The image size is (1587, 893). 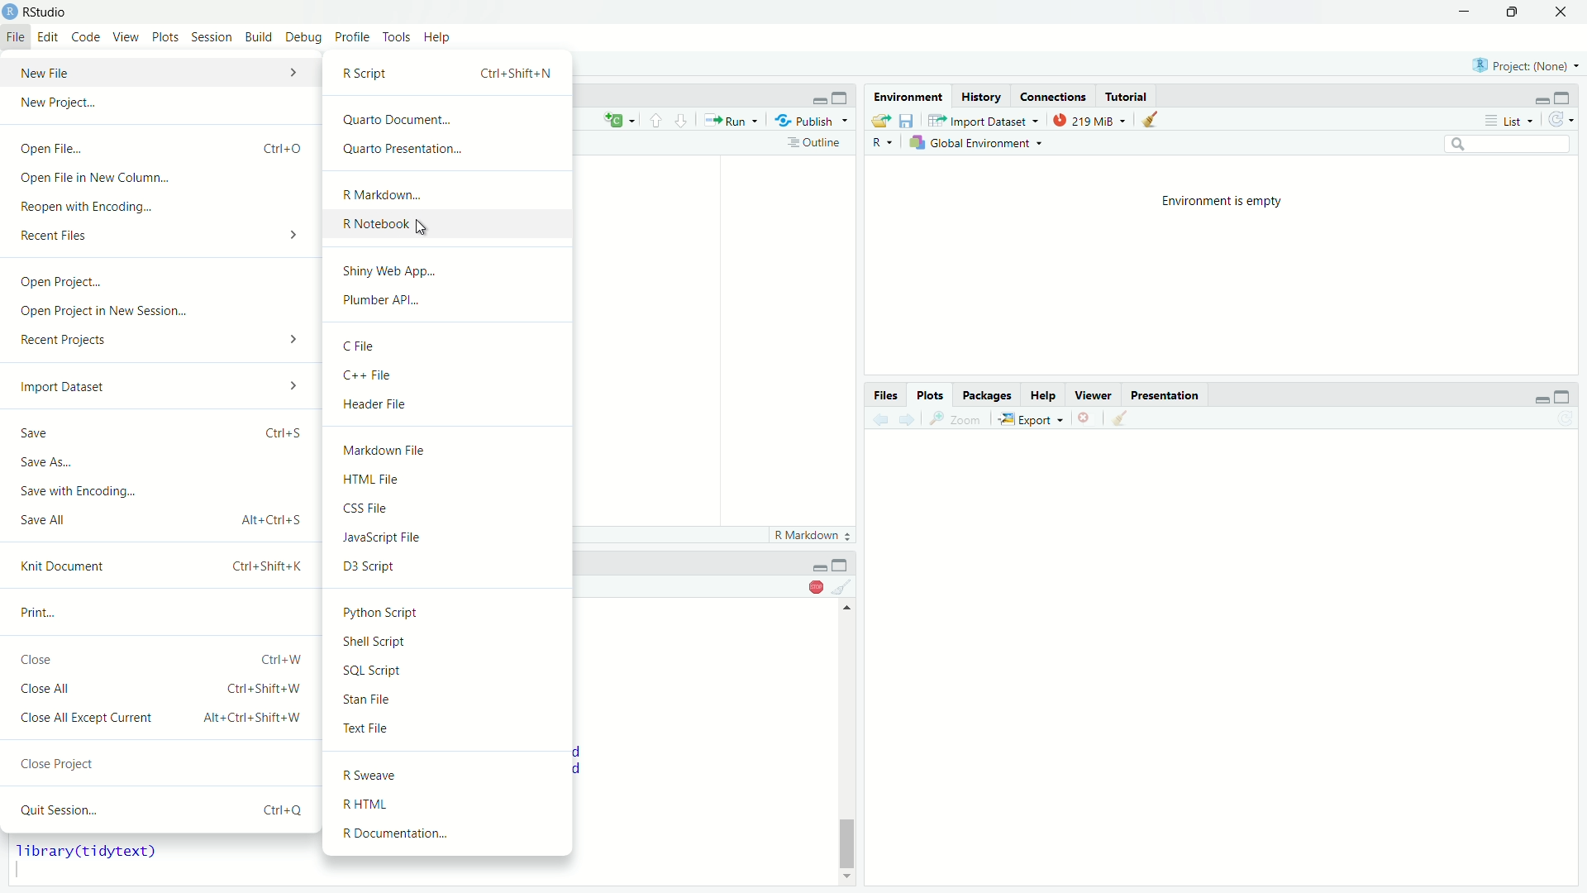 What do you see at coordinates (816, 144) in the screenshot?
I see `show document outline` at bounding box center [816, 144].